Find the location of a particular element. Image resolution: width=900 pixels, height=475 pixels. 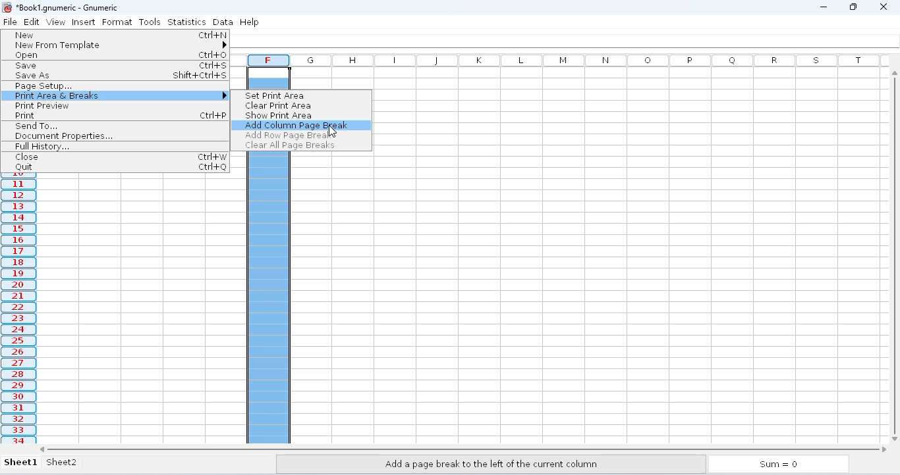

add column page break is located at coordinates (296, 126).